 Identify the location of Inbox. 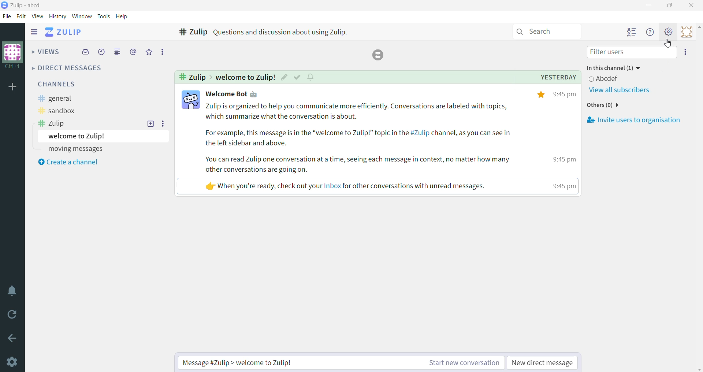
(85, 52).